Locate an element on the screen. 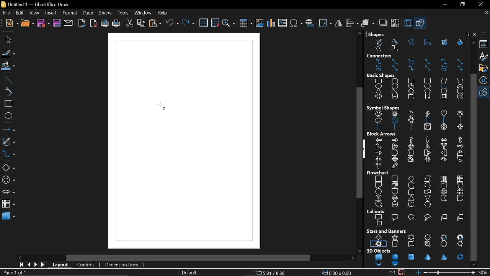 The height and width of the screenshot is (276, 490). next page is located at coordinates (37, 265).